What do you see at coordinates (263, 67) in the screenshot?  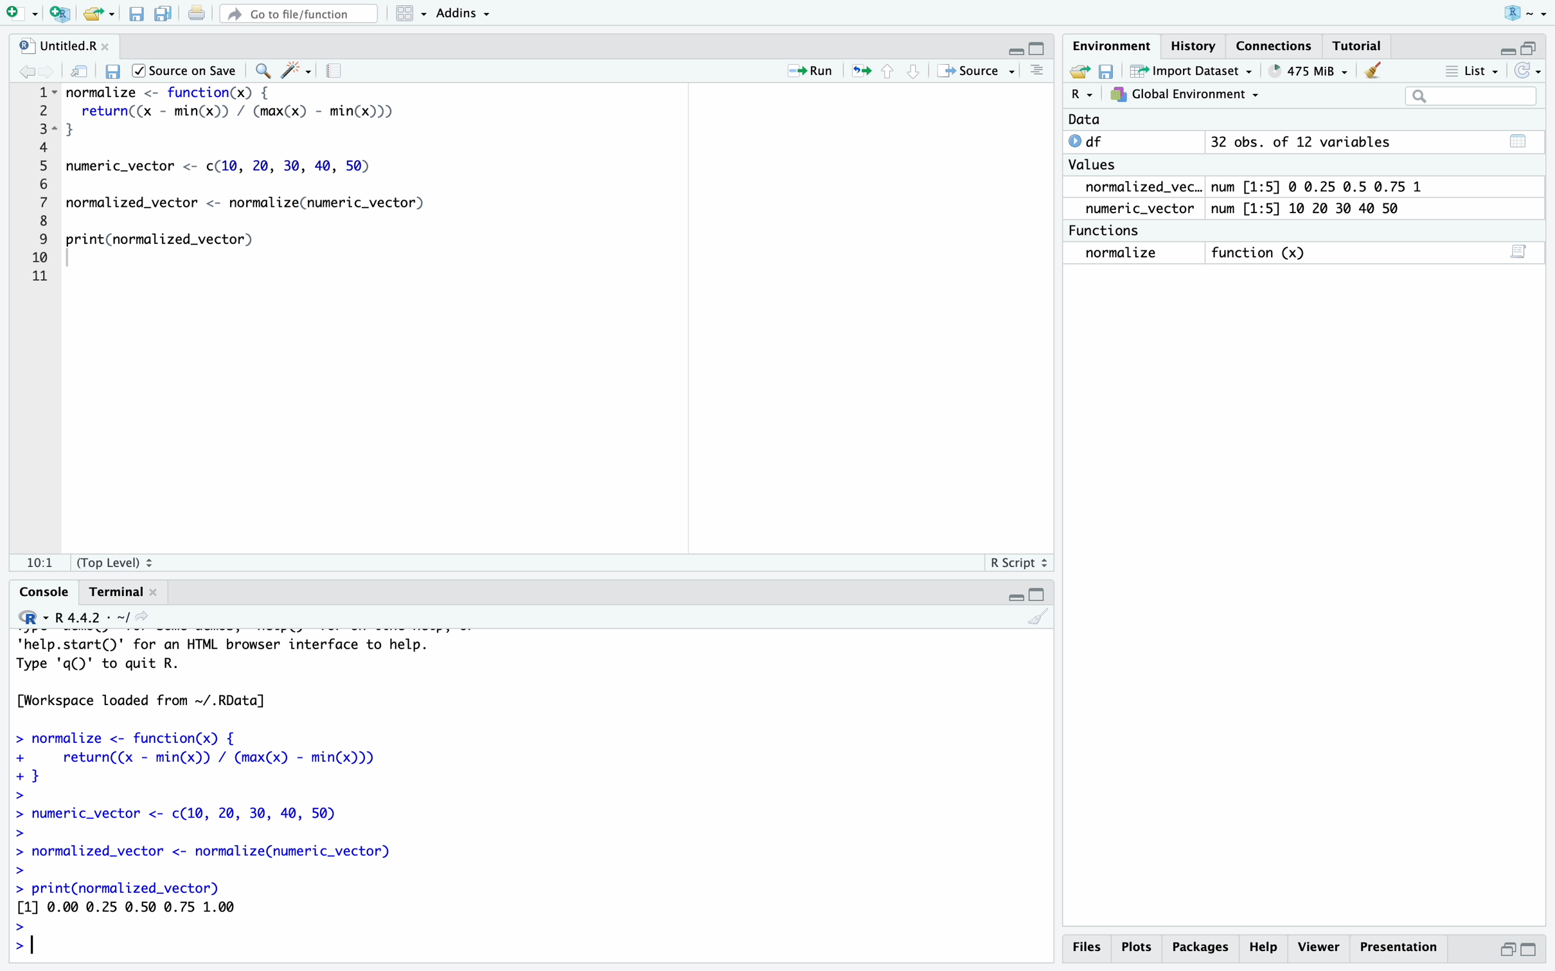 I see `Find/Replace` at bounding box center [263, 67].